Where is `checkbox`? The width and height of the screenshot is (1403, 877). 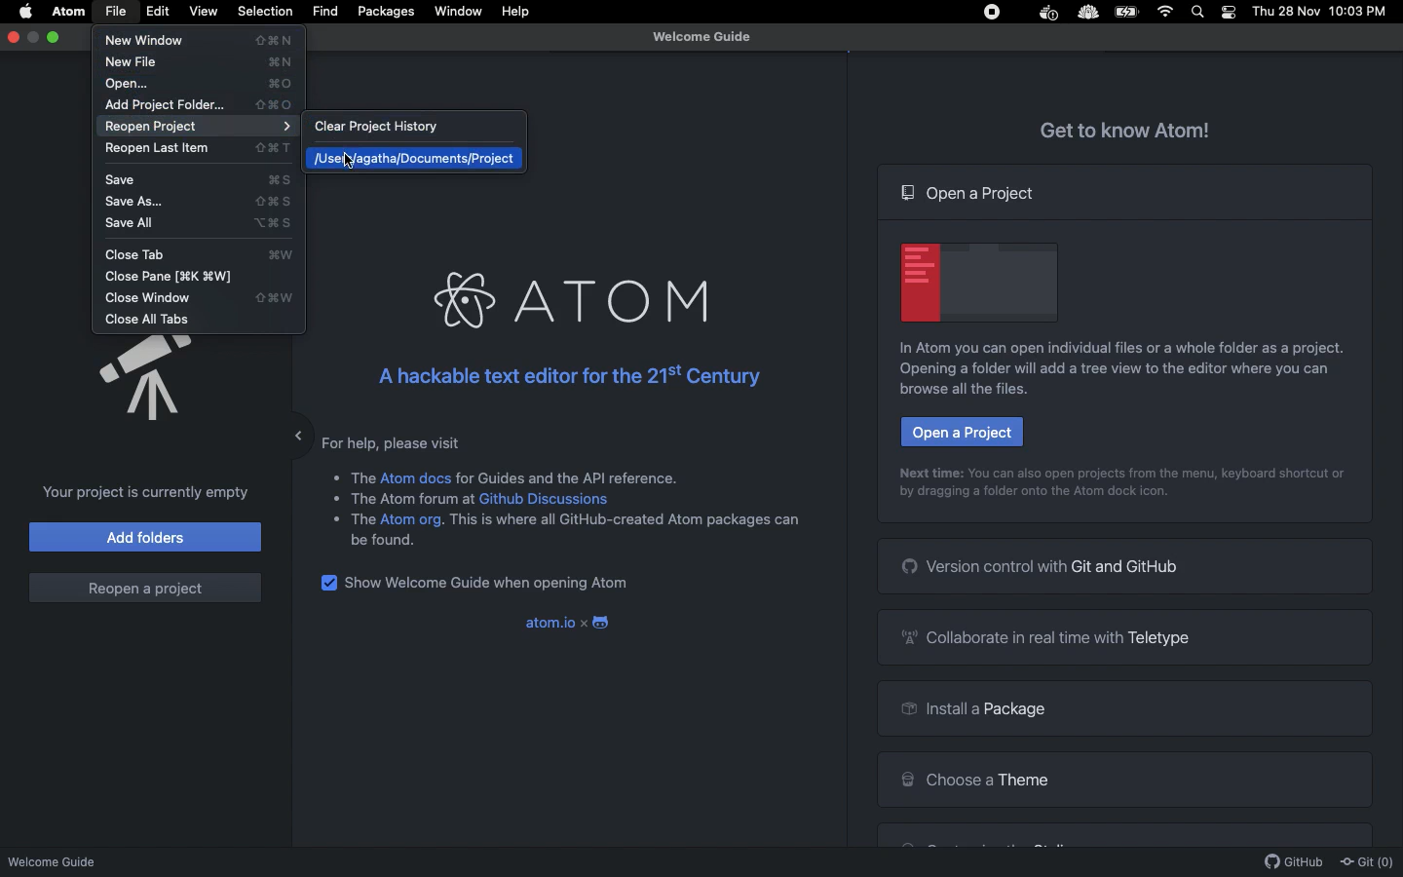 checkbox is located at coordinates (327, 584).